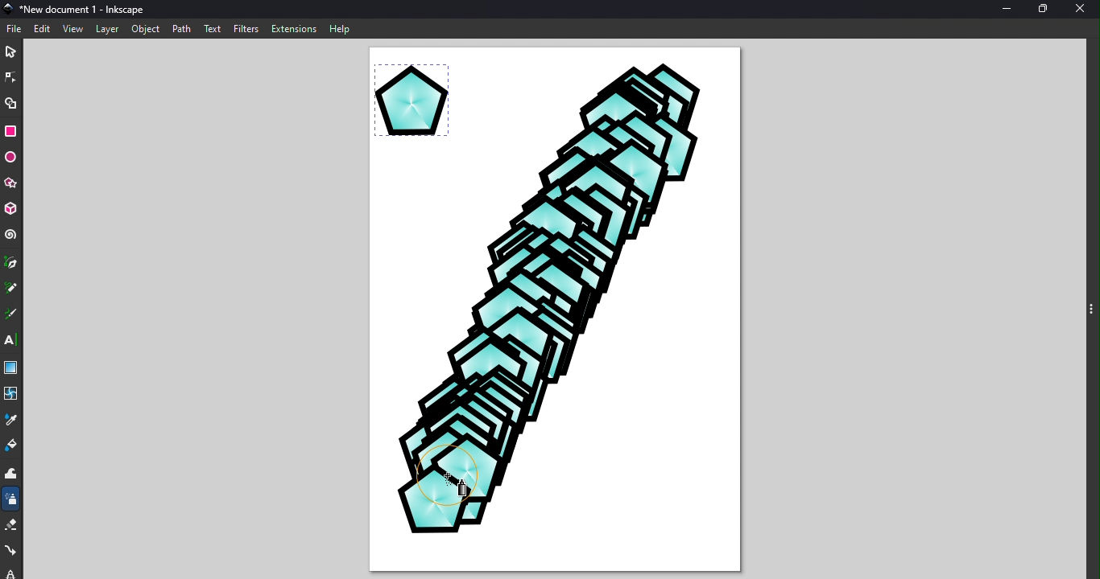  I want to click on Text, so click(213, 27).